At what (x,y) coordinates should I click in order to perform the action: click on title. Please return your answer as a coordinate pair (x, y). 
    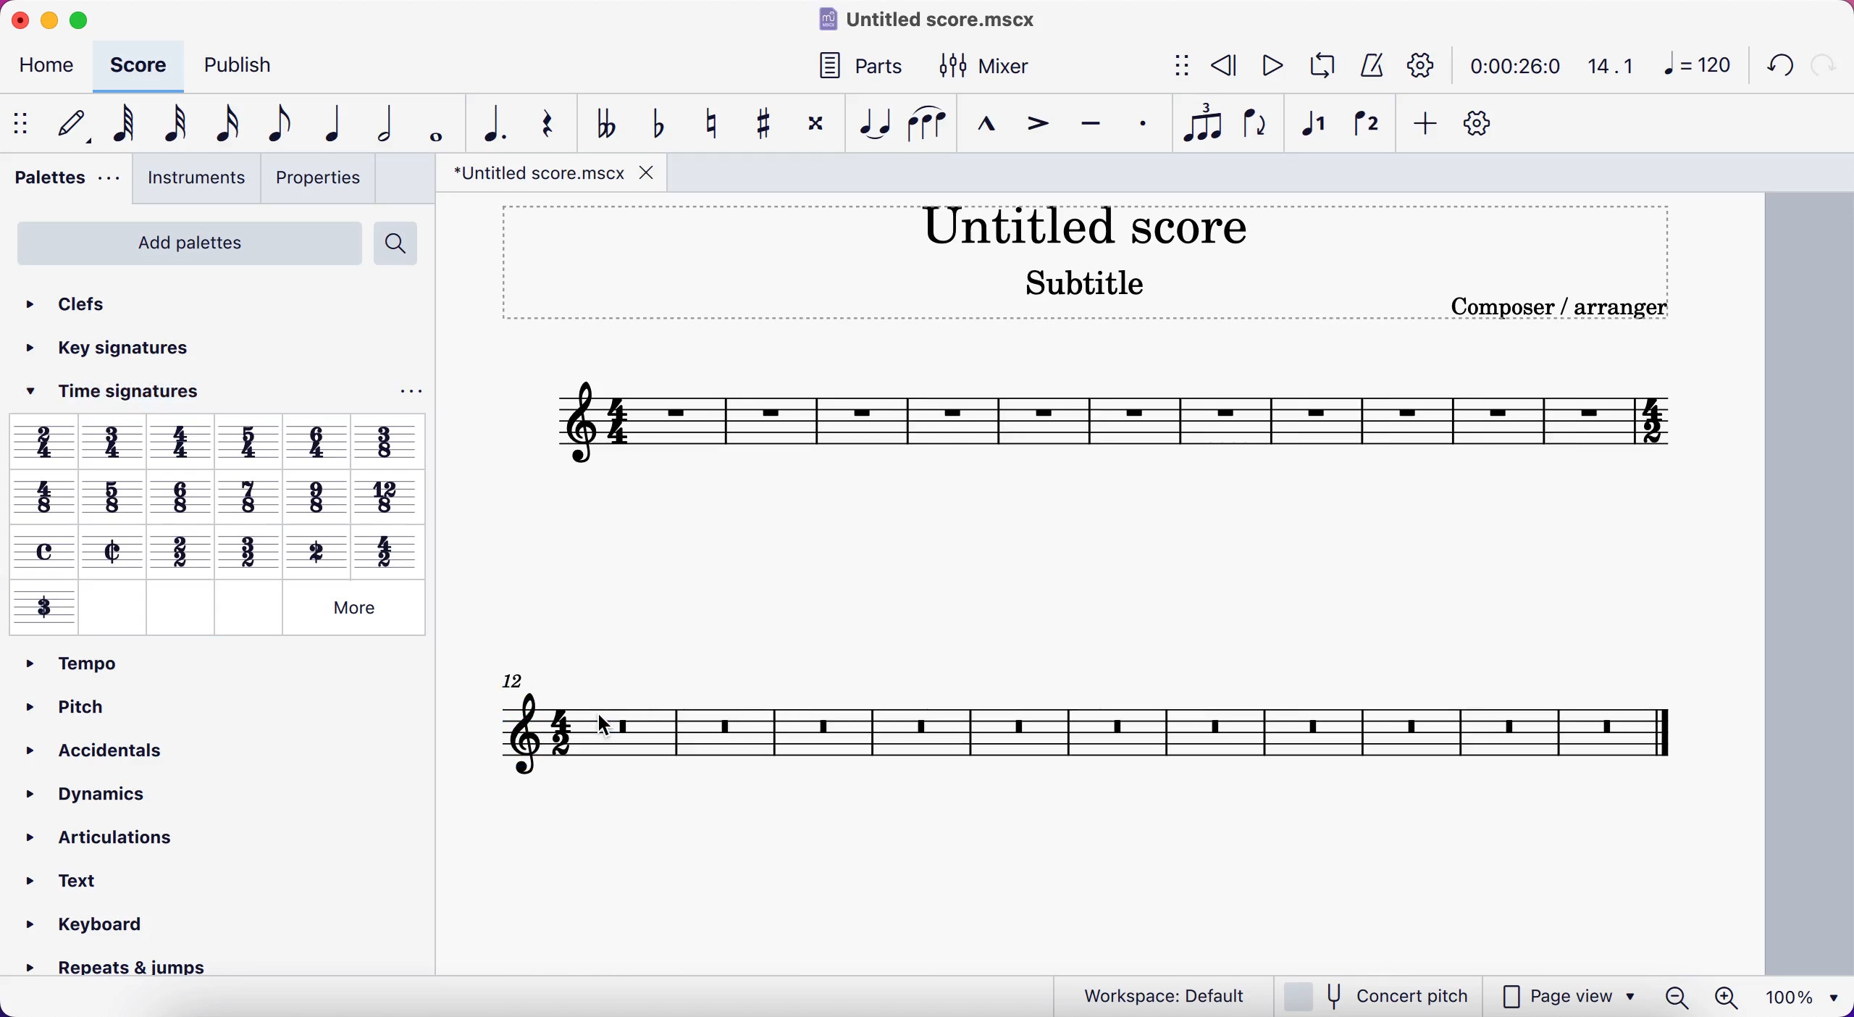
    Looking at the image, I should click on (923, 21).